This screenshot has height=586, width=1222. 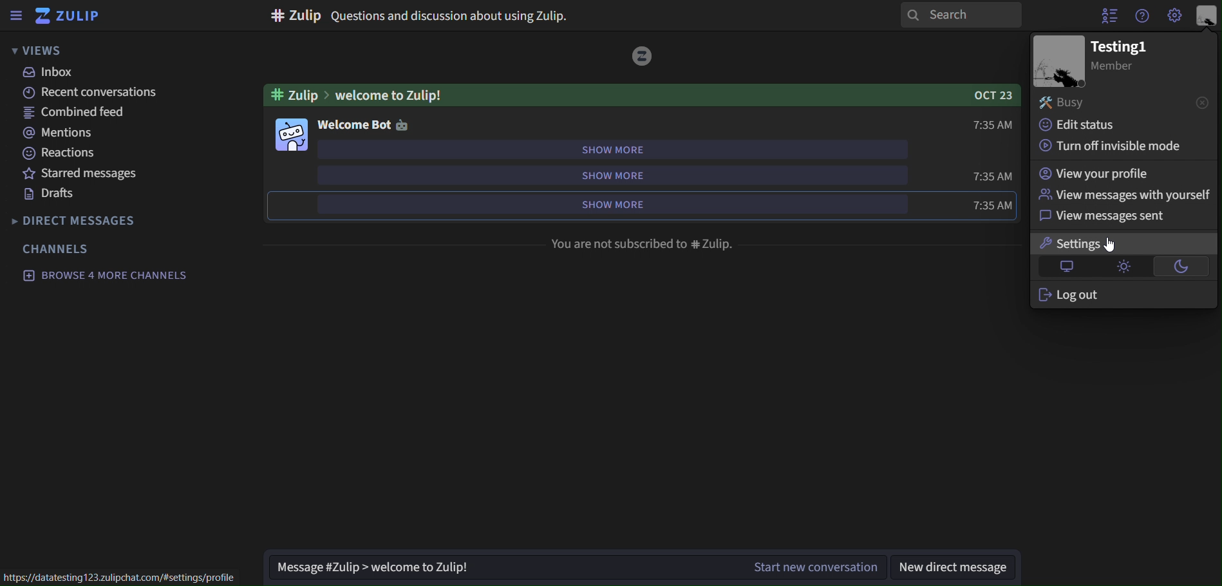 What do you see at coordinates (1082, 124) in the screenshot?
I see `edit status` at bounding box center [1082, 124].